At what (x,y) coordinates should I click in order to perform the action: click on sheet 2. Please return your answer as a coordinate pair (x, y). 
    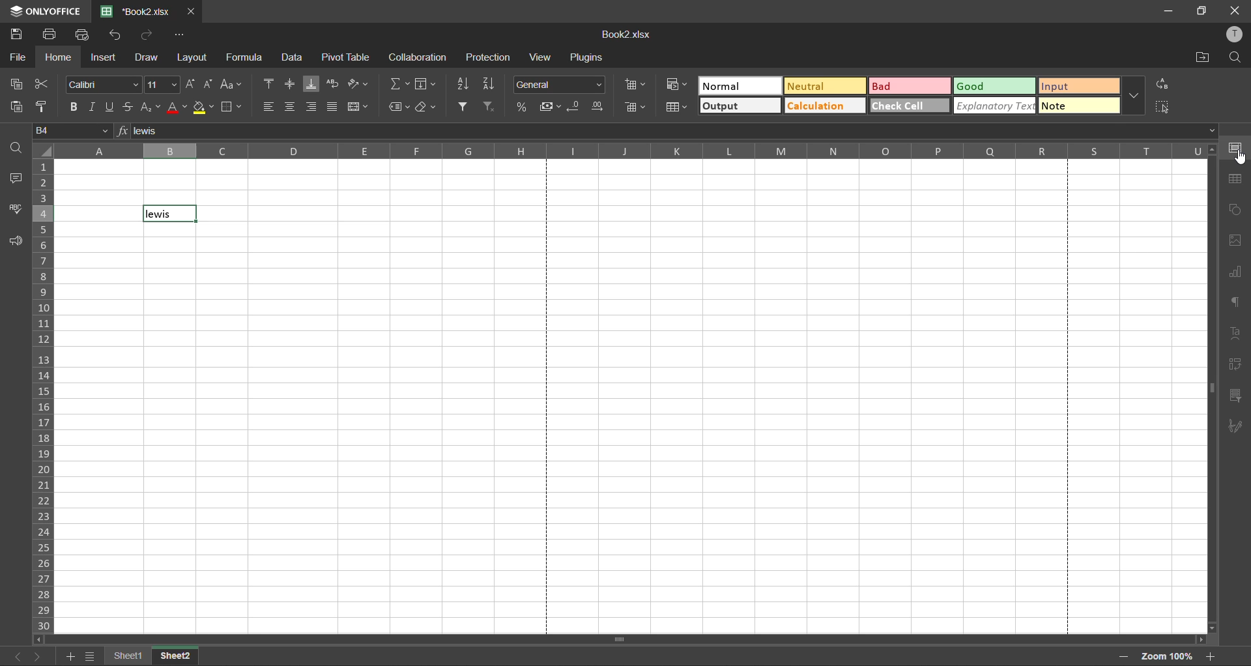
    Looking at the image, I should click on (179, 656).